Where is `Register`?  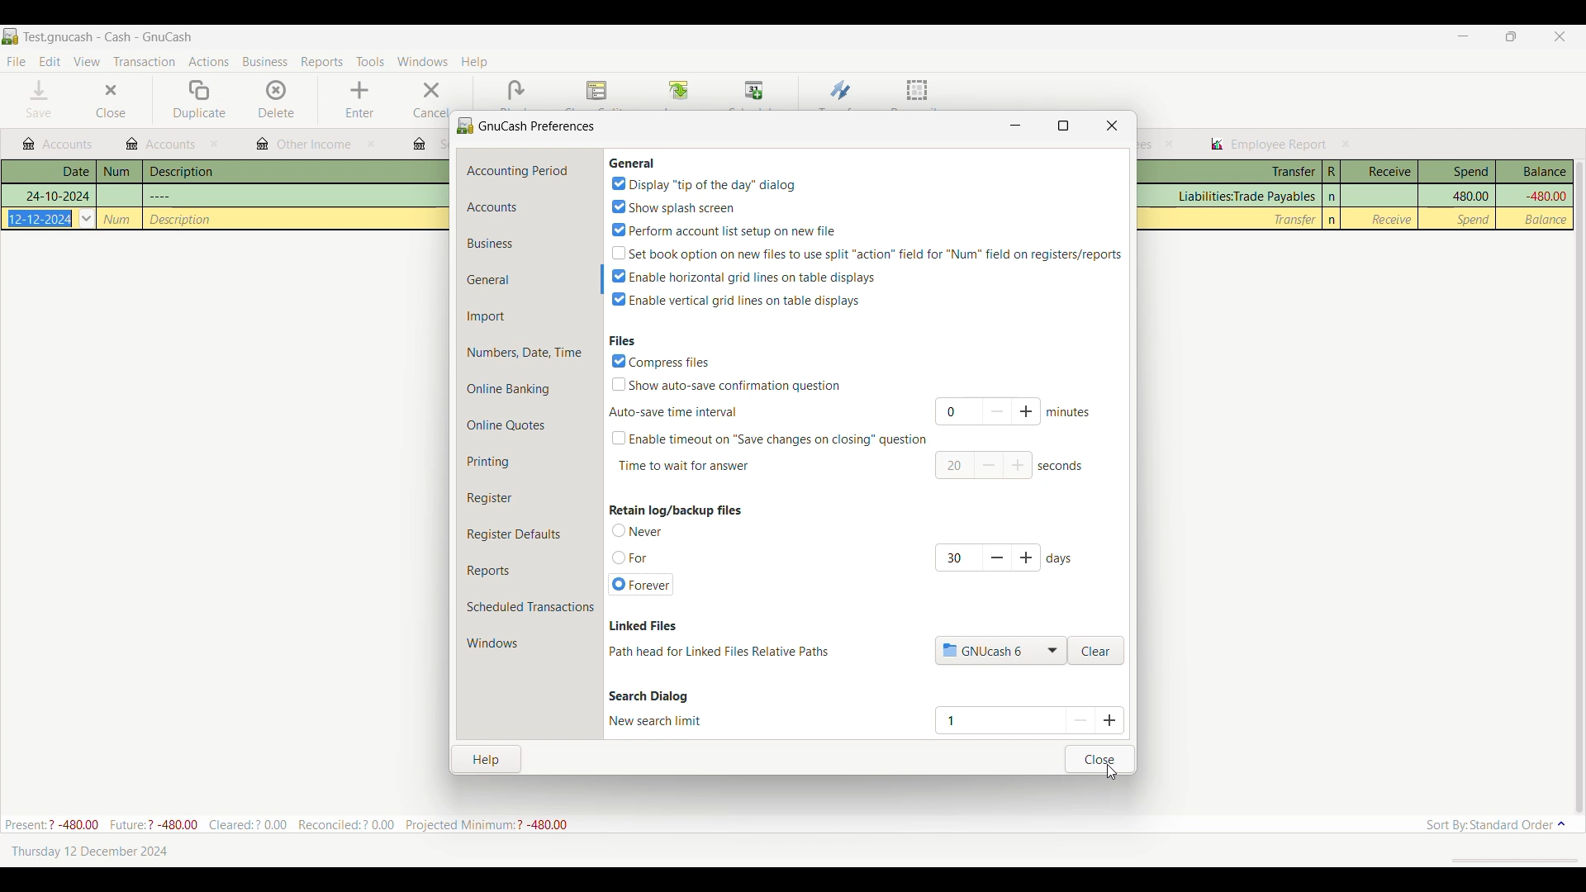
Register is located at coordinates (529, 498).